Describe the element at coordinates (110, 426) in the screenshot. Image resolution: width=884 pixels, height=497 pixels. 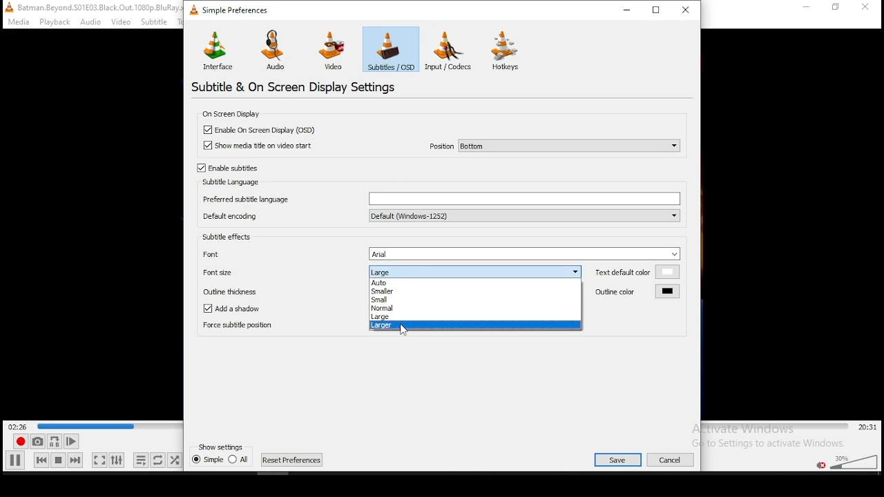
I see `seek bar` at that location.